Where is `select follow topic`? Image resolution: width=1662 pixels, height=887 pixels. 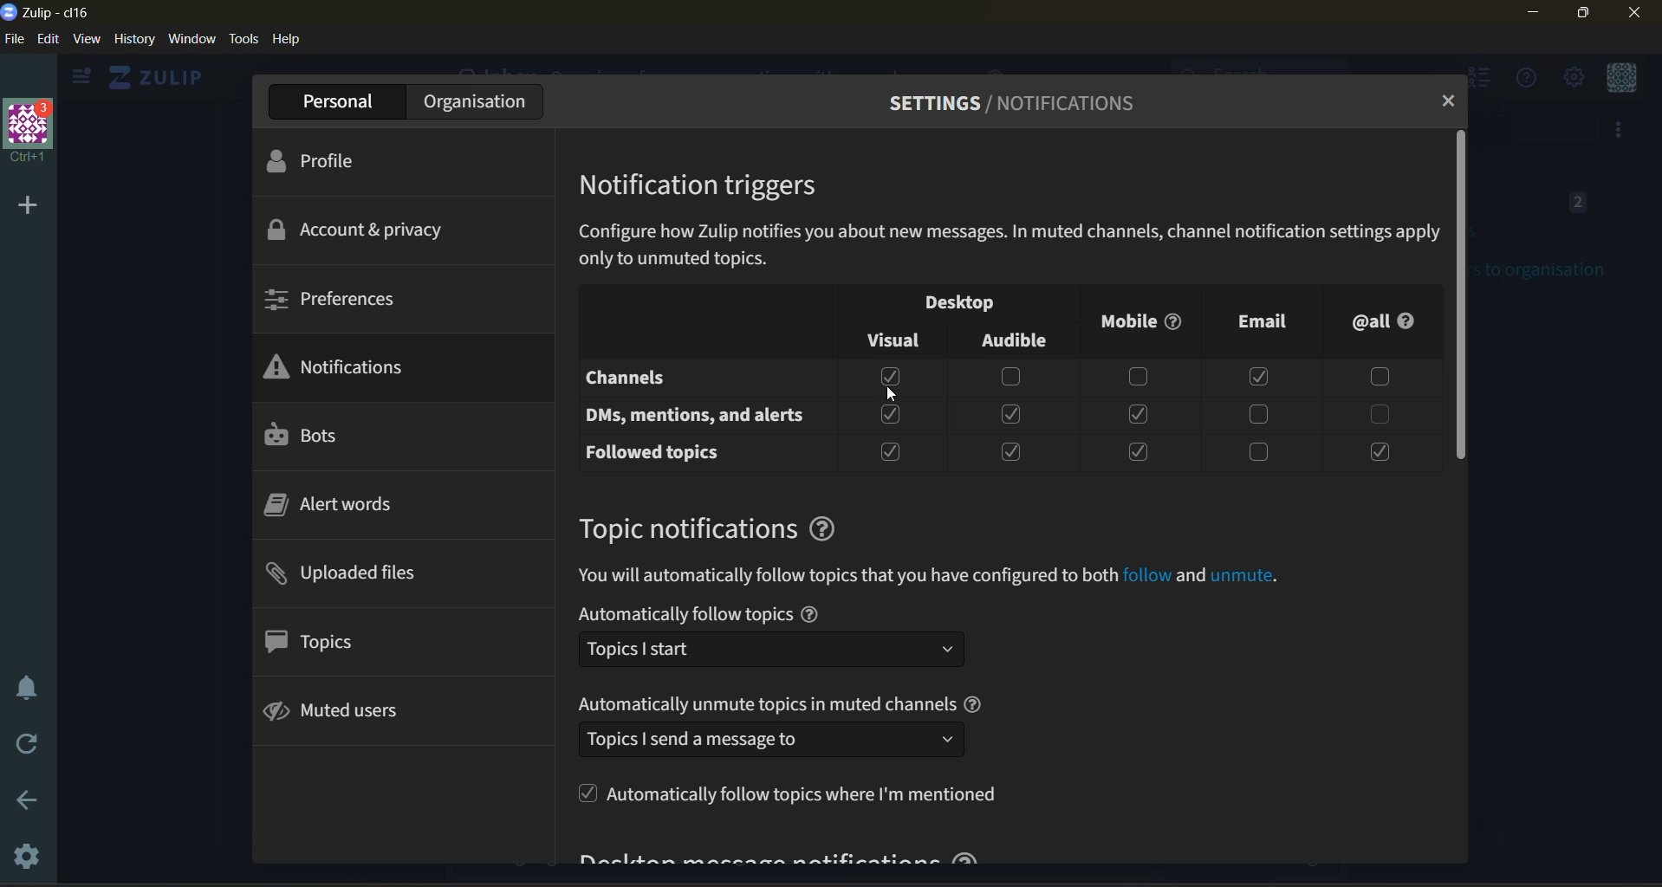
select follow topic is located at coordinates (771, 649).